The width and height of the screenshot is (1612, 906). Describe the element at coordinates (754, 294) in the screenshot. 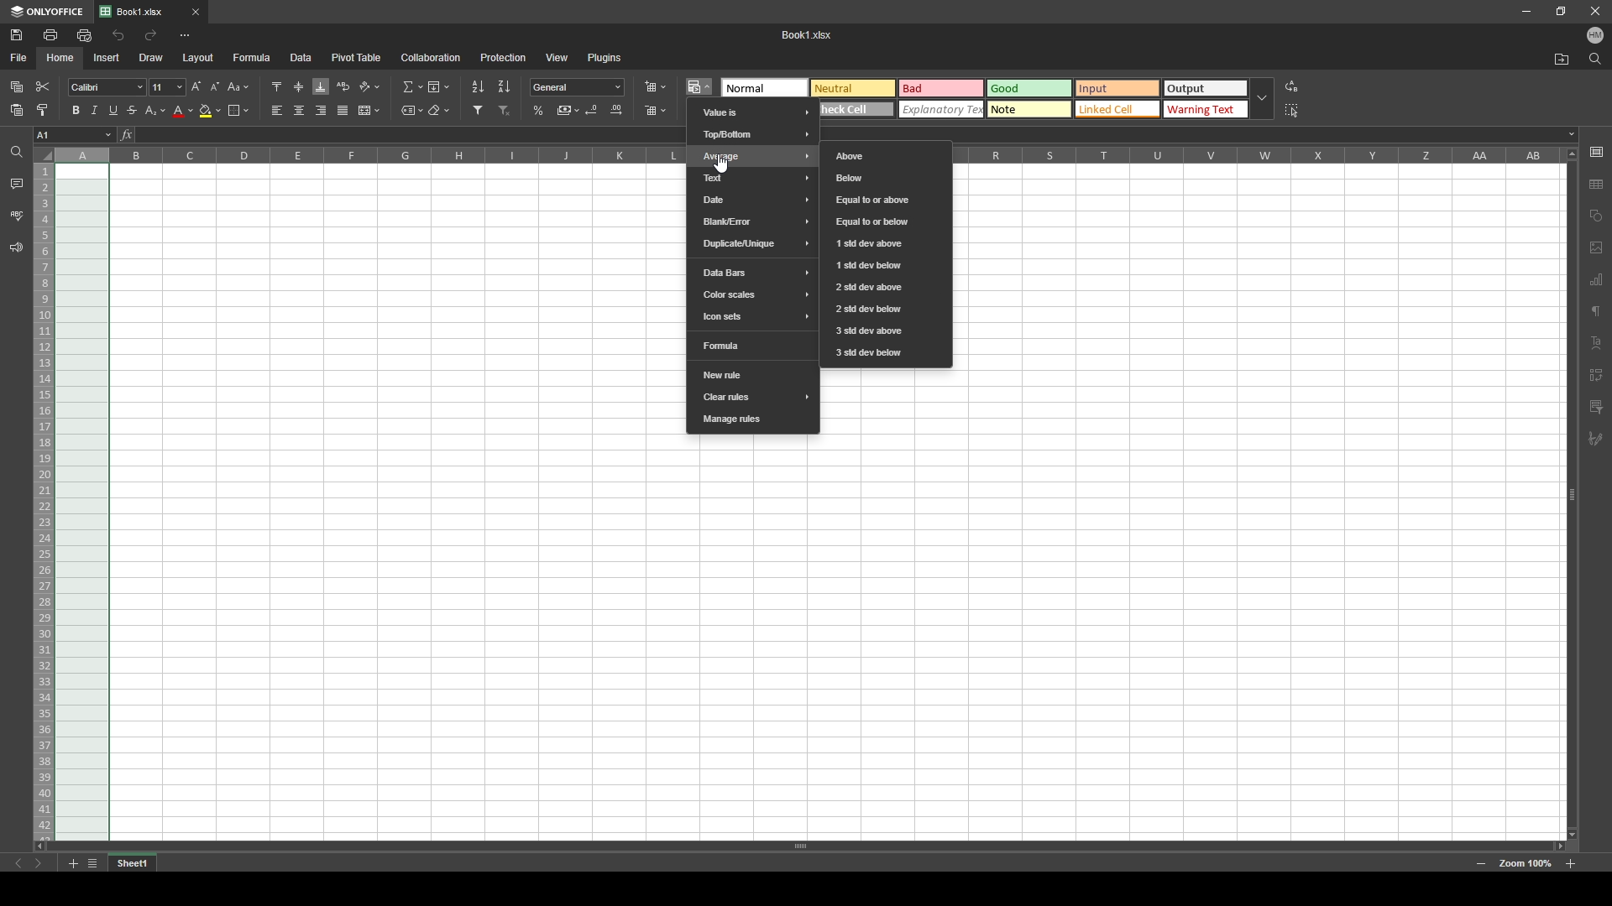

I see `color scales` at that location.